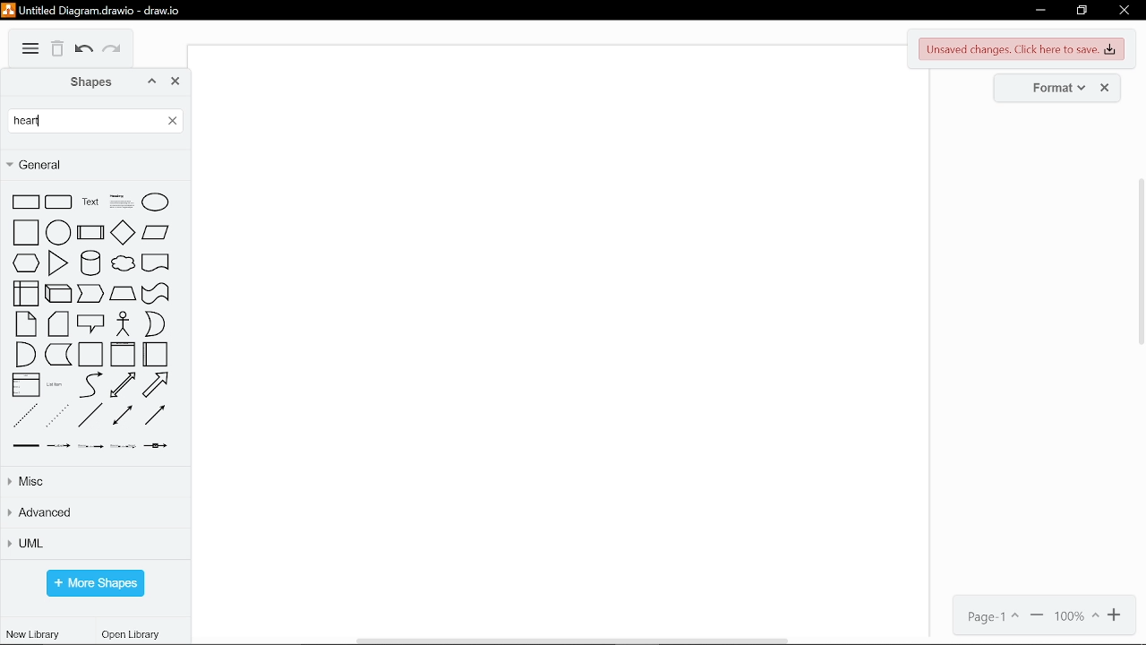  What do you see at coordinates (92, 164) in the screenshot?
I see `general` at bounding box center [92, 164].